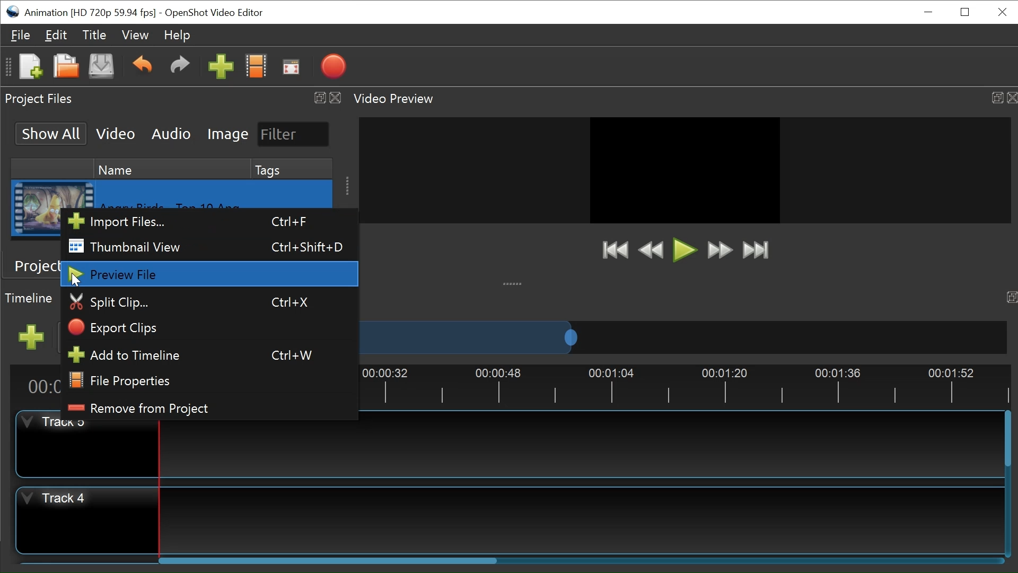  Describe the element at coordinates (85, 520) in the screenshot. I see `Track Header` at that location.